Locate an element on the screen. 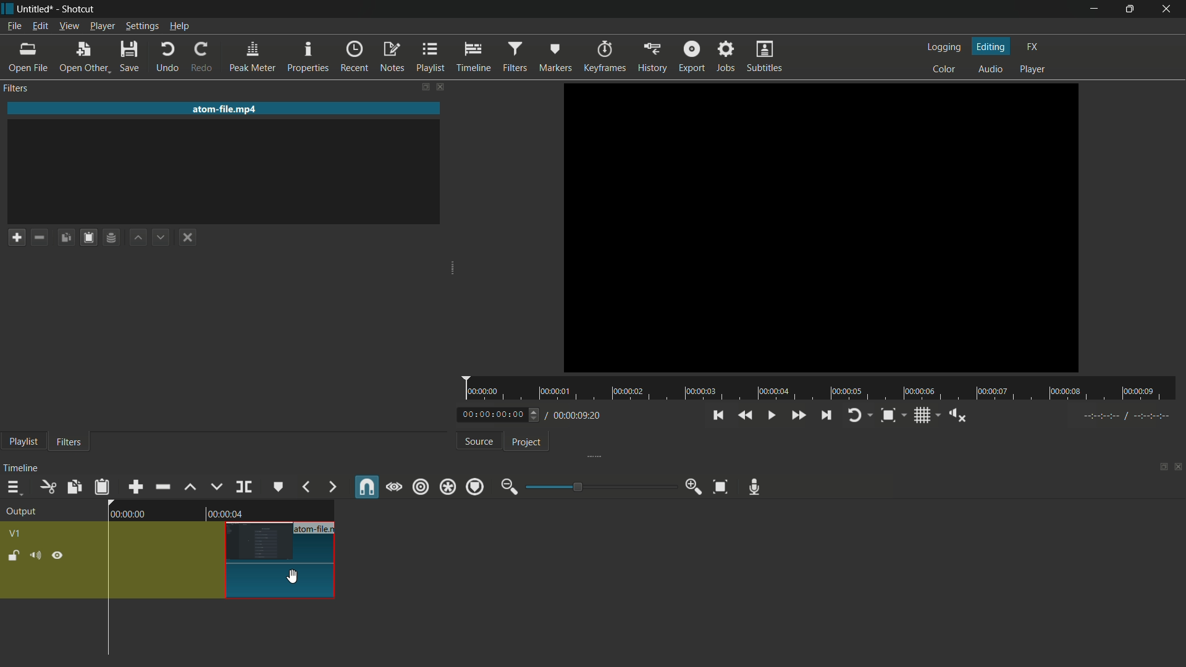 This screenshot has height=667, width=1186. view menu is located at coordinates (69, 26).